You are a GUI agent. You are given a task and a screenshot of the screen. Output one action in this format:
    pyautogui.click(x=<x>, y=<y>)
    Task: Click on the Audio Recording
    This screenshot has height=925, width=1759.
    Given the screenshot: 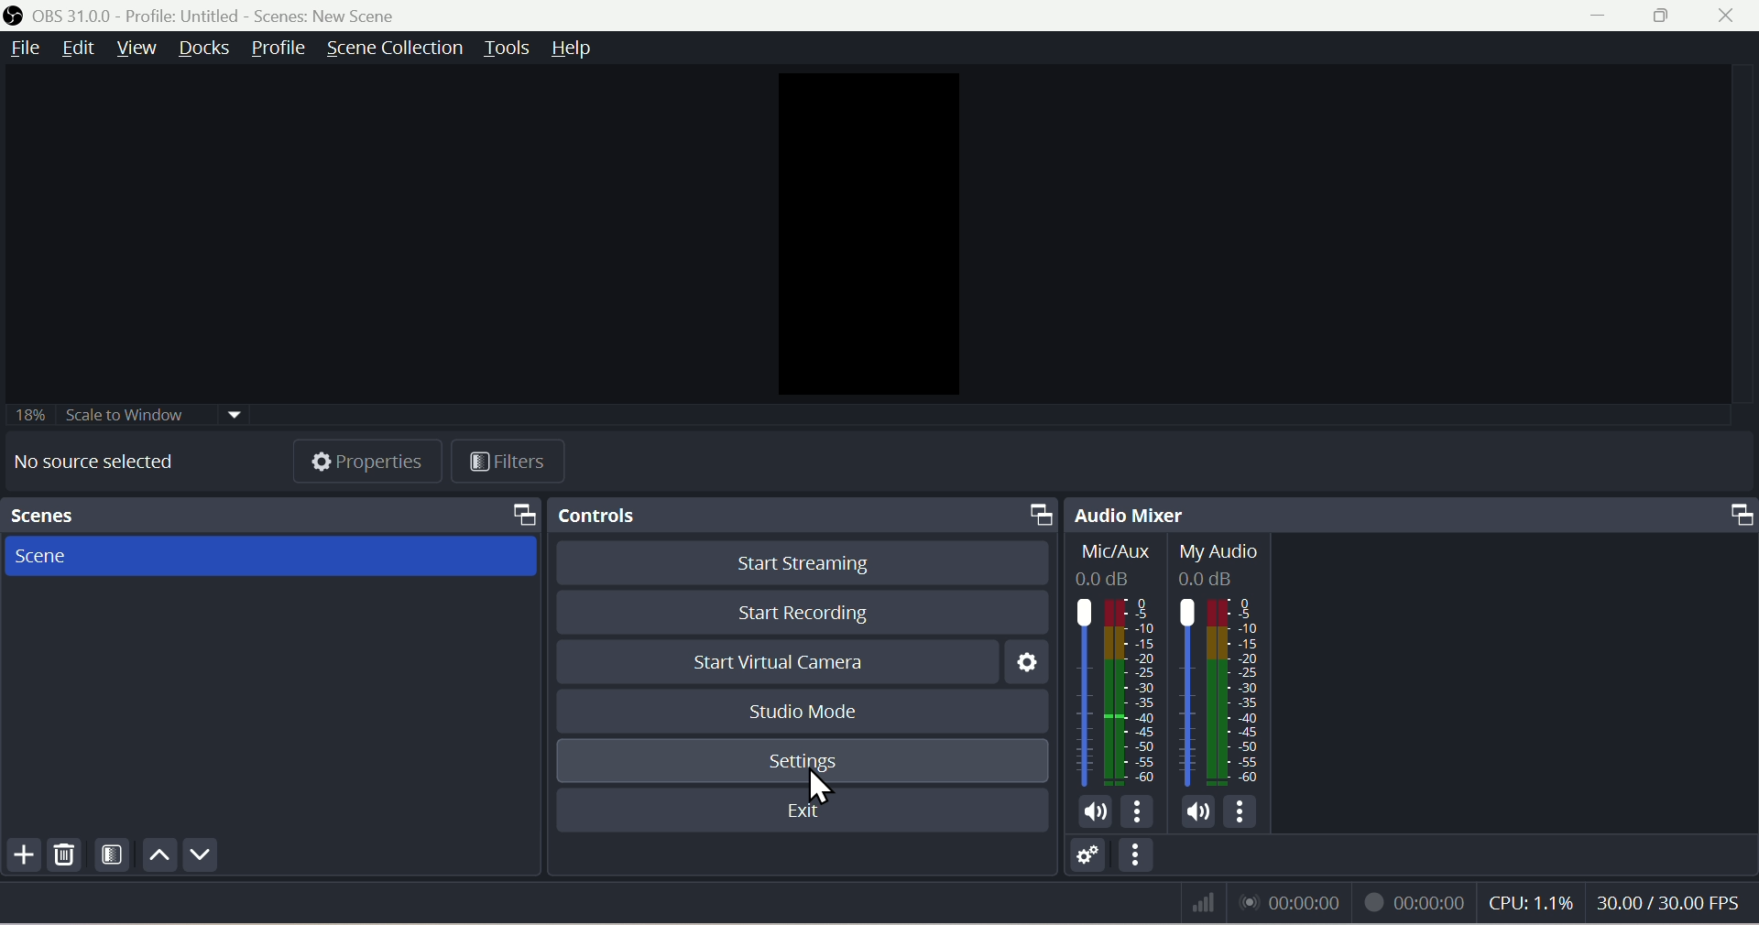 What is the action you would take?
    pyautogui.click(x=1295, y=902)
    